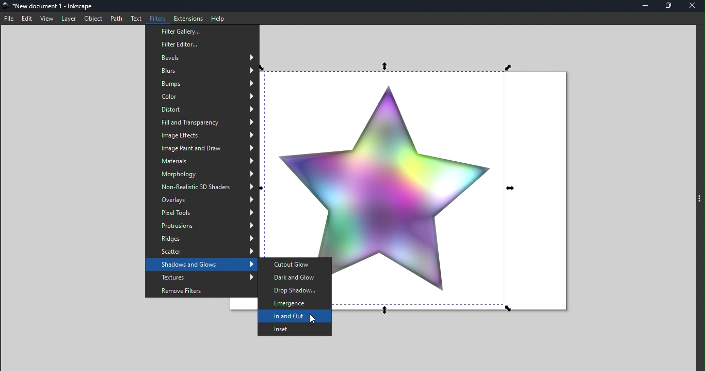  What do you see at coordinates (203, 265) in the screenshot?
I see `Shadows and Glows` at bounding box center [203, 265].